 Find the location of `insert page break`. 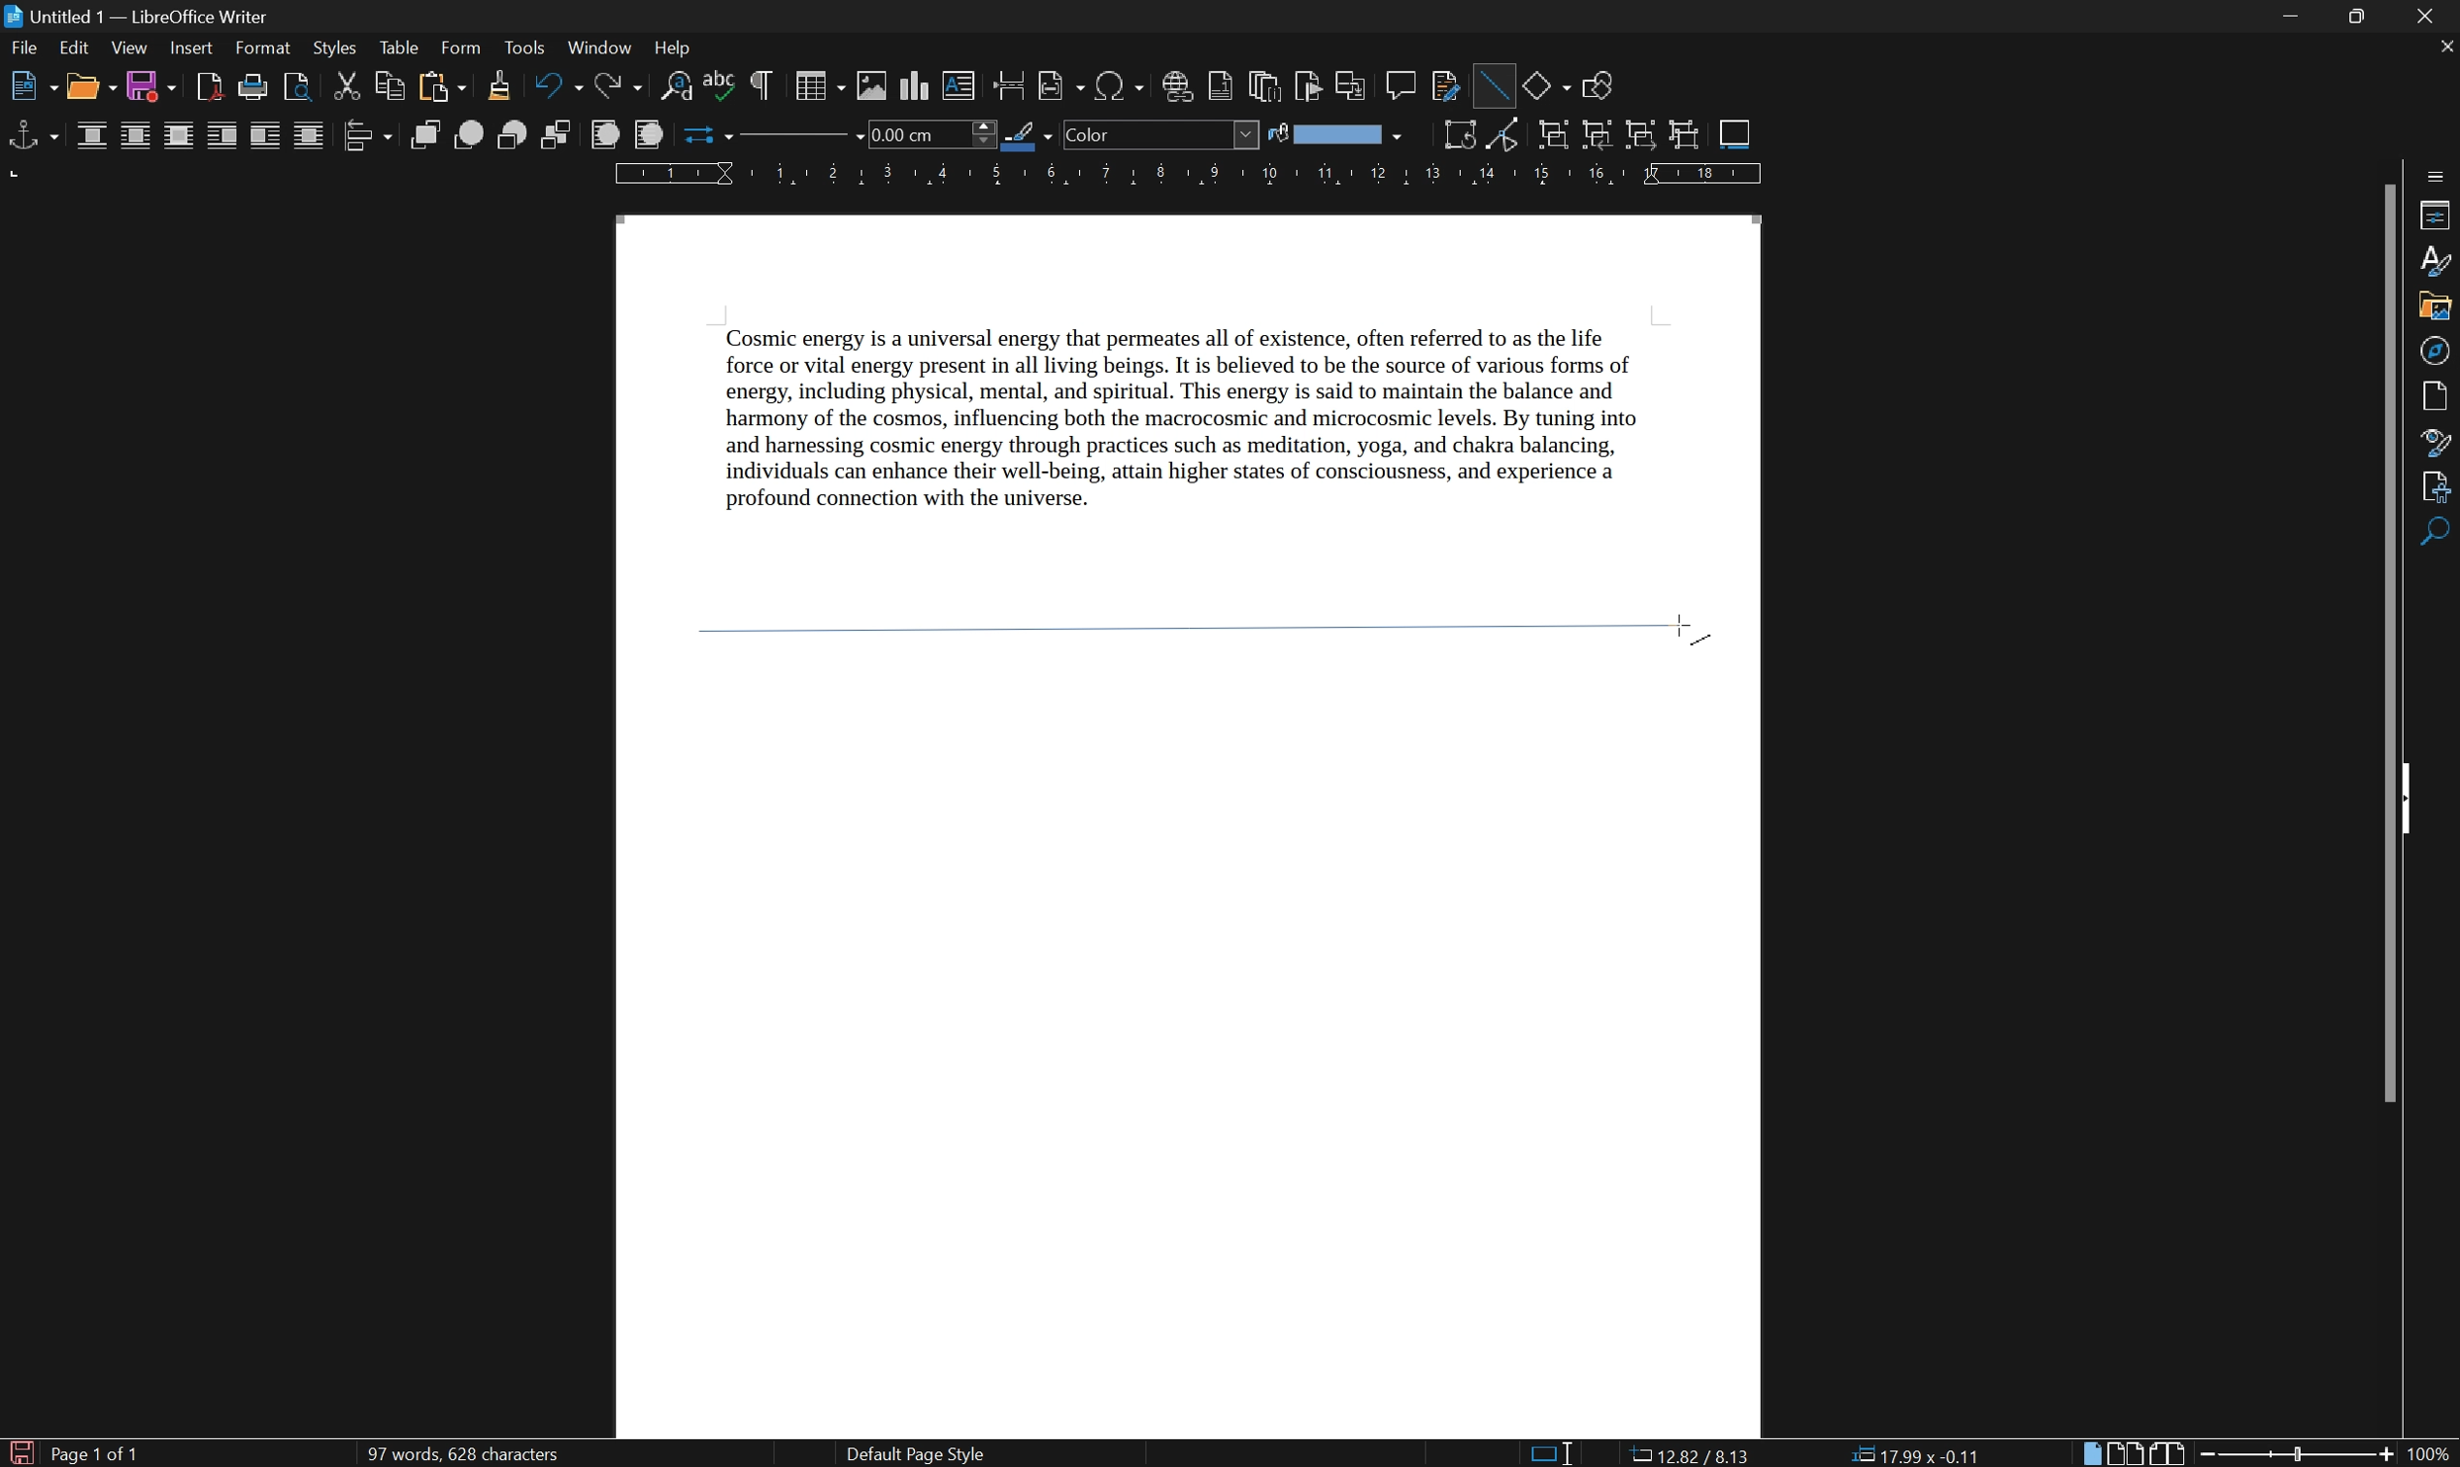

insert page break is located at coordinates (1007, 84).